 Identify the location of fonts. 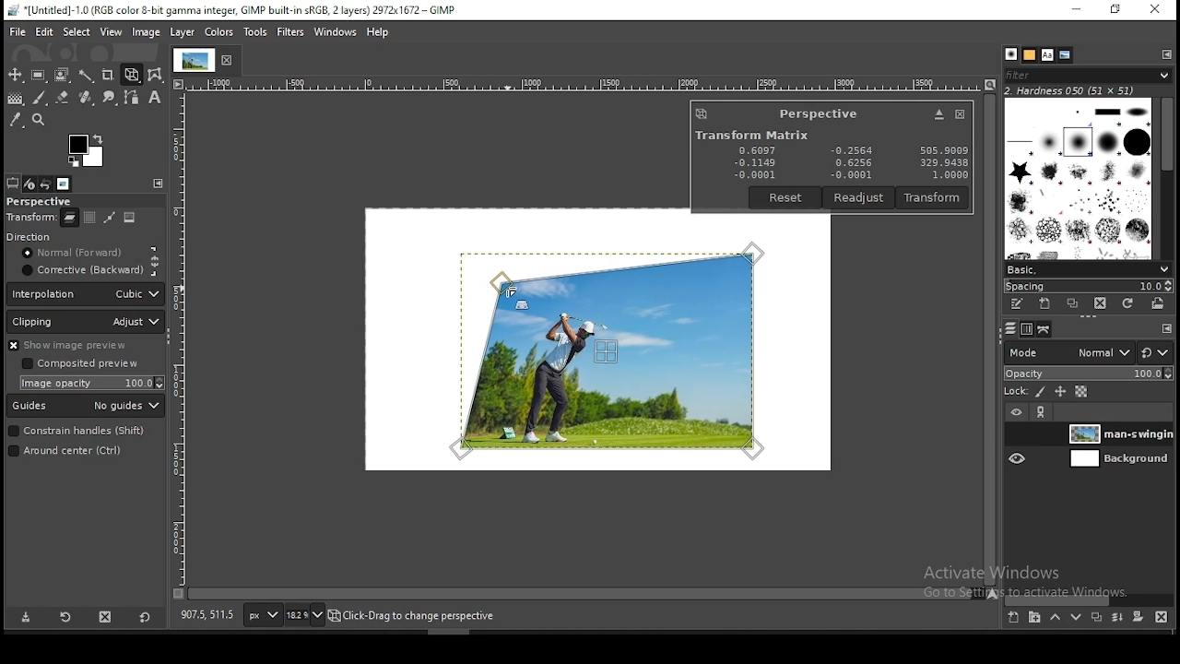
(1046, 53).